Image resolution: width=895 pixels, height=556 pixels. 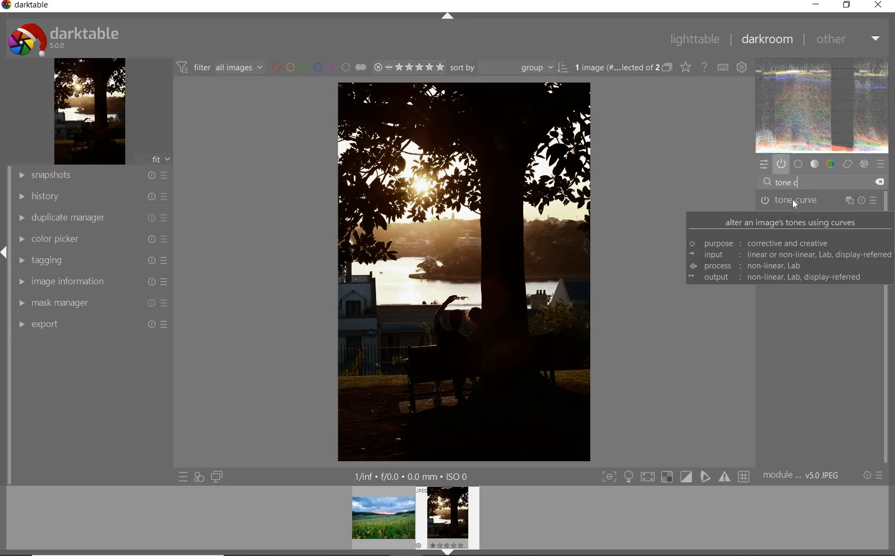 What do you see at coordinates (846, 38) in the screenshot?
I see `other` at bounding box center [846, 38].